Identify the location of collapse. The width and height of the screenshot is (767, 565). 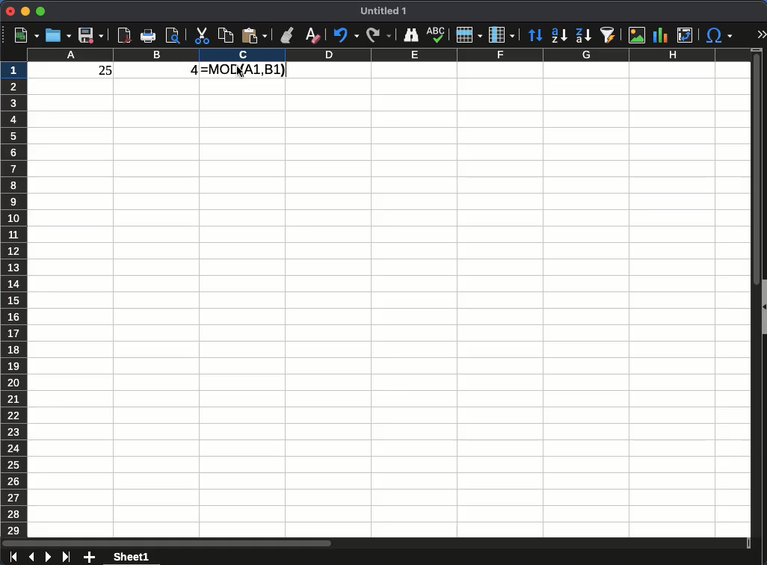
(763, 306).